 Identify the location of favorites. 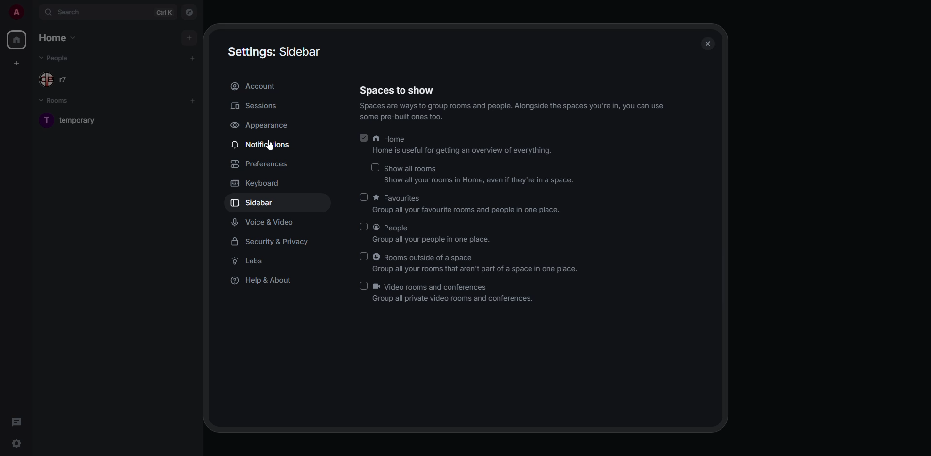
(467, 205).